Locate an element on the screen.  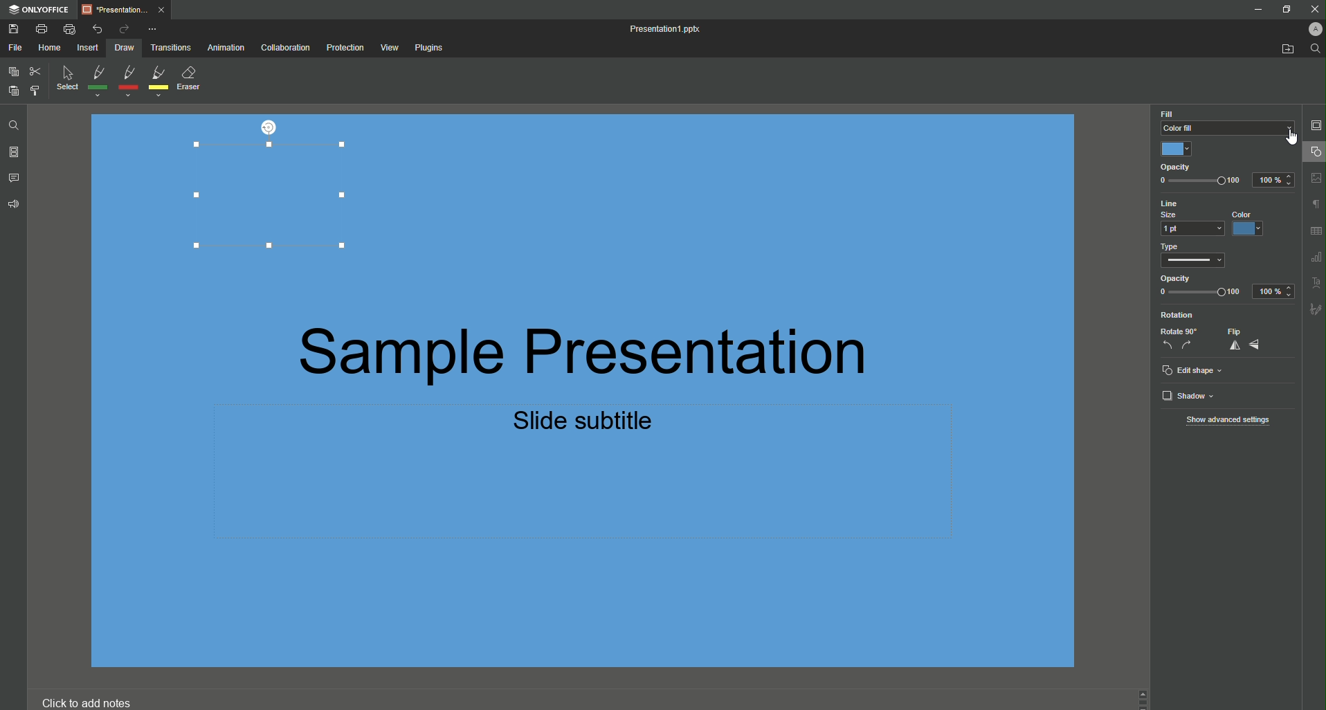
View is located at coordinates (389, 47).